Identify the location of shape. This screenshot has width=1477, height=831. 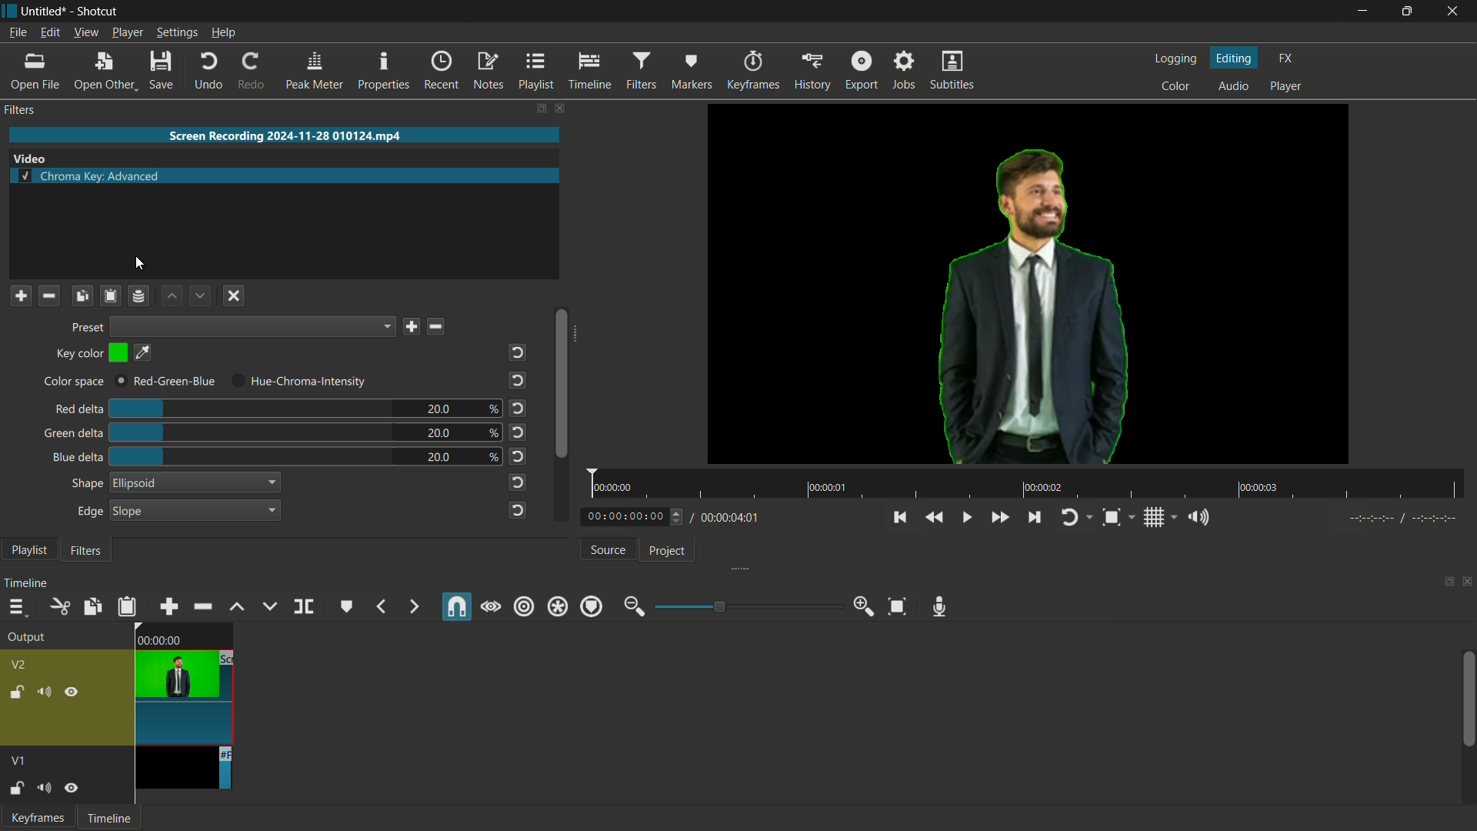
(85, 483).